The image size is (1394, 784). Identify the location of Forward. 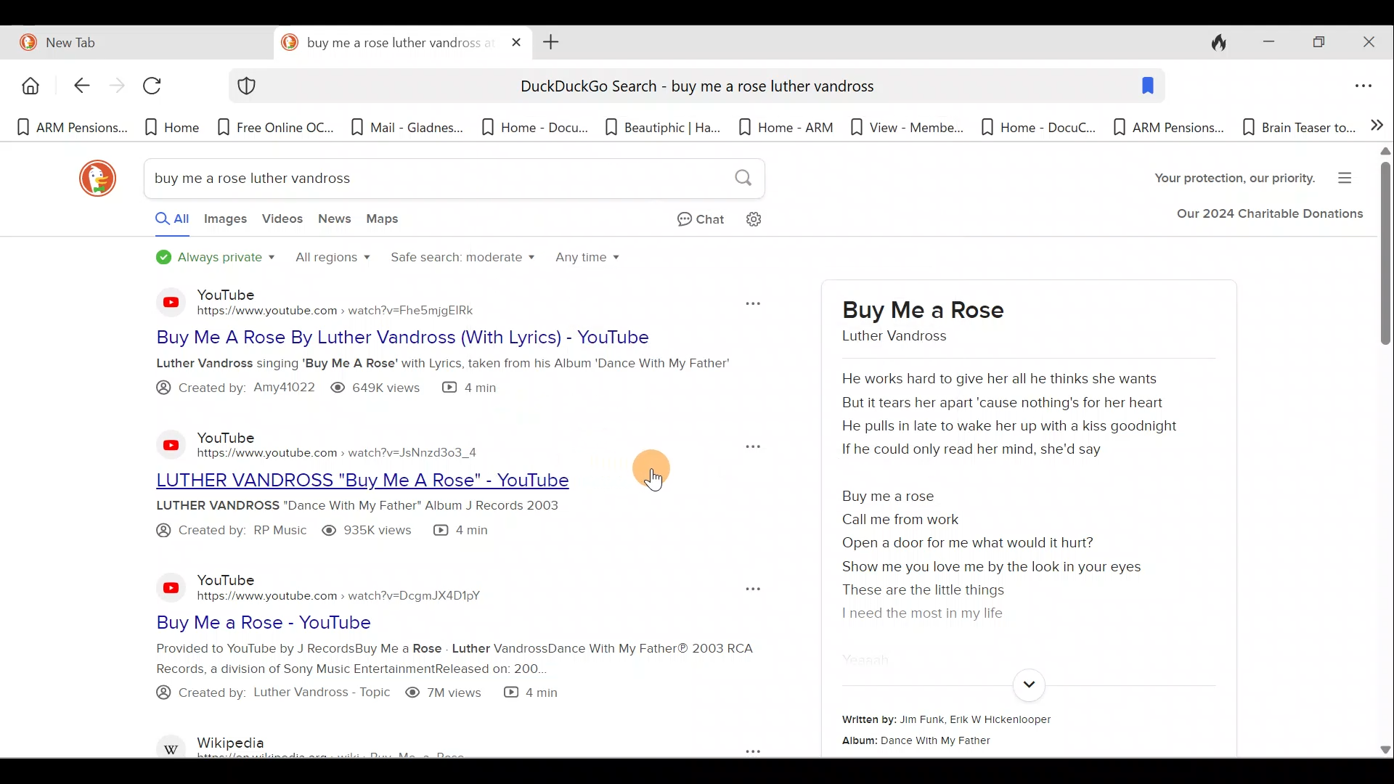
(115, 88).